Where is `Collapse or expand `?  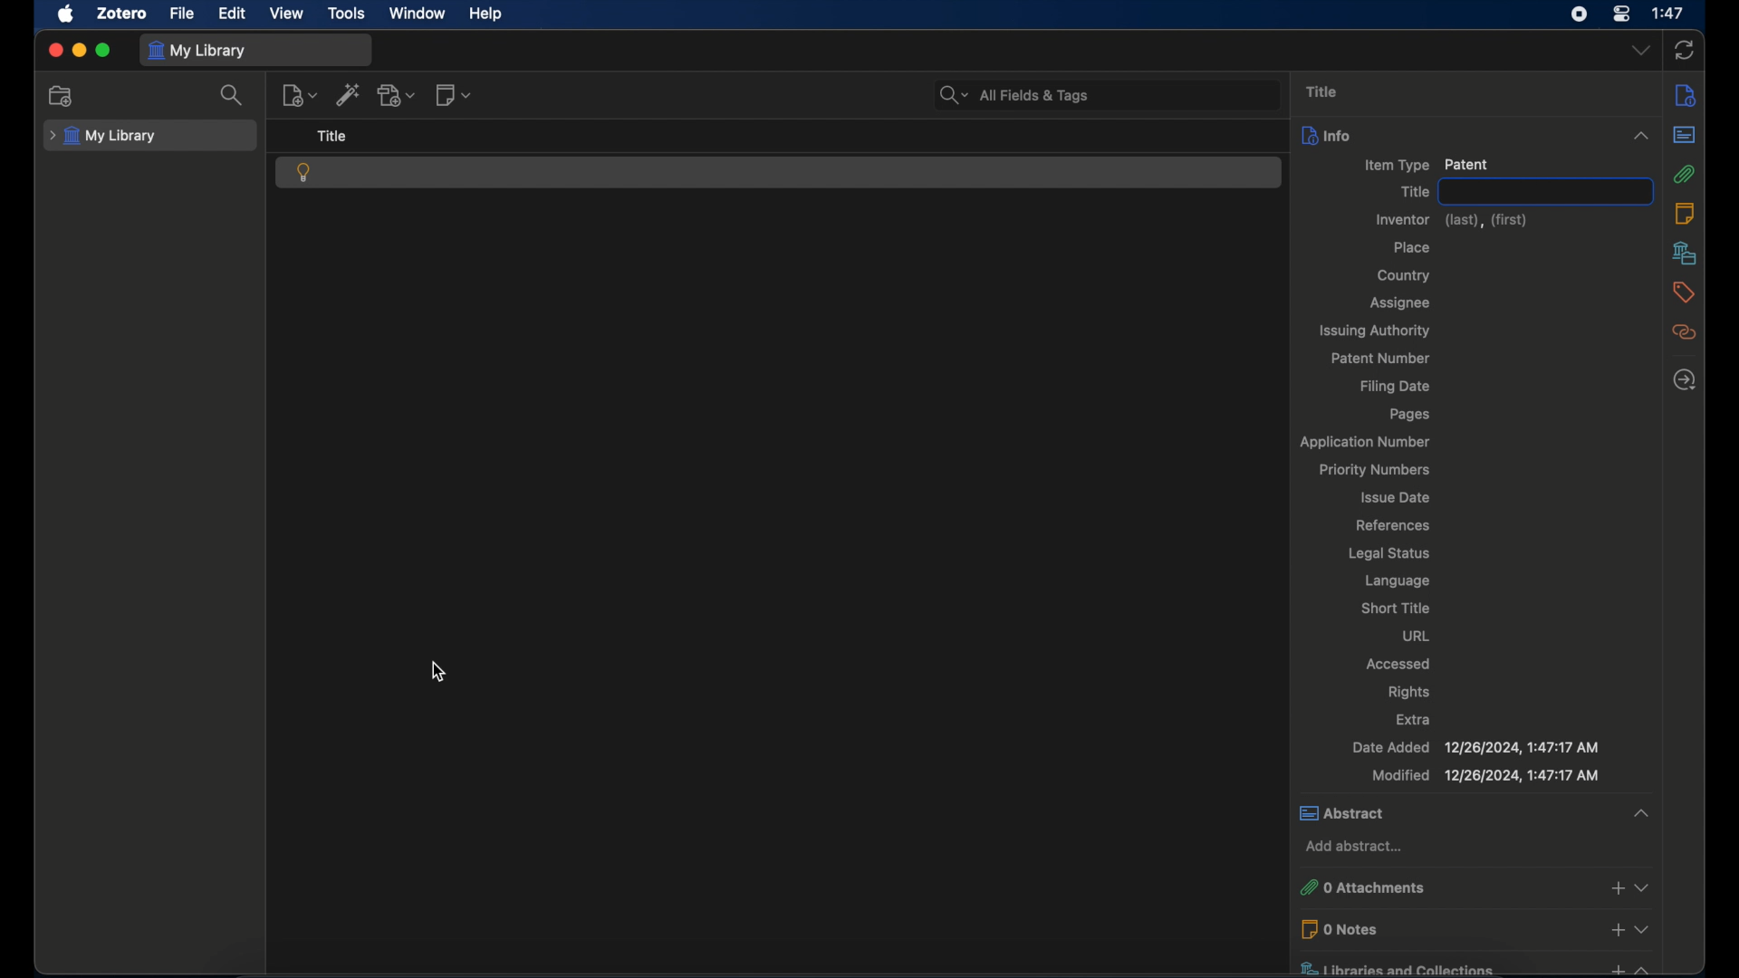 Collapse or expand  is located at coordinates (1647, 887).